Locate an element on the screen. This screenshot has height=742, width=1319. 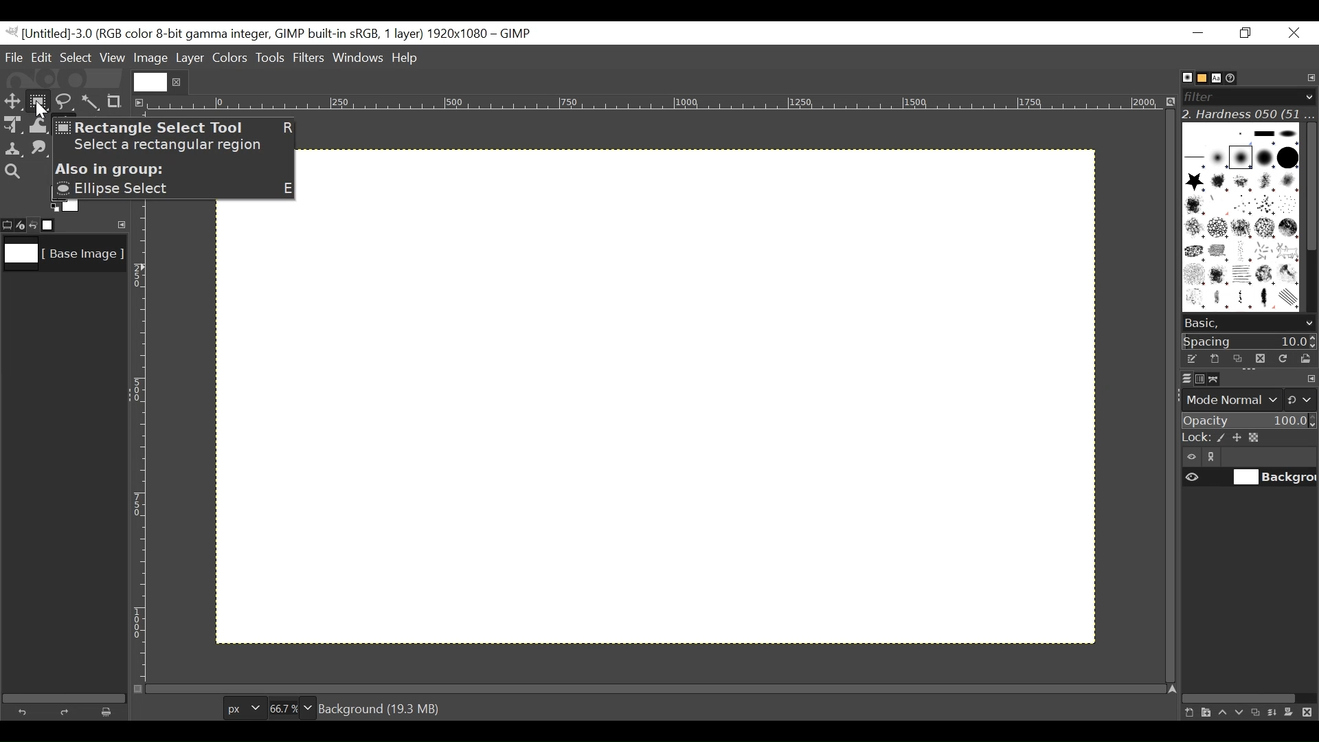
Redo is located at coordinates (67, 712).